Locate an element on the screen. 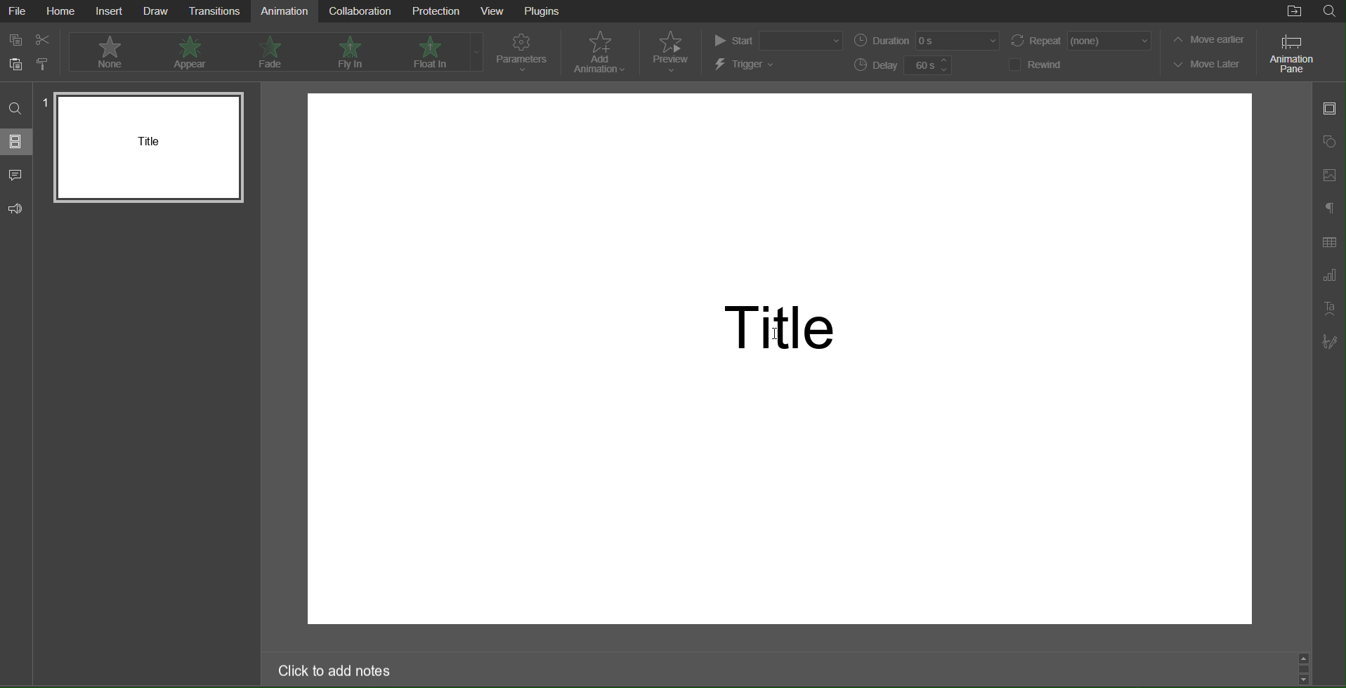 This screenshot has height=688, width=1346. Table Settings is located at coordinates (1329, 243).